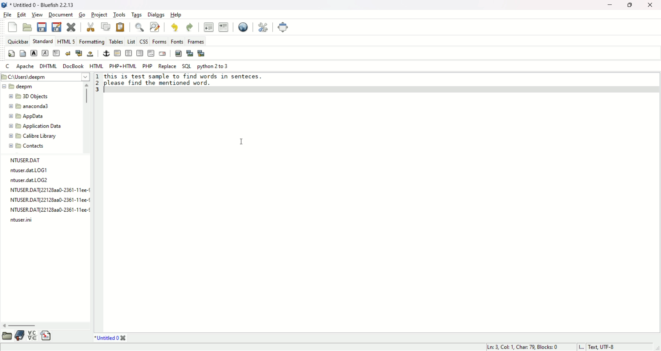 Image resolution: width=661 pixels, height=351 pixels. I want to click on emphasis, so click(45, 53).